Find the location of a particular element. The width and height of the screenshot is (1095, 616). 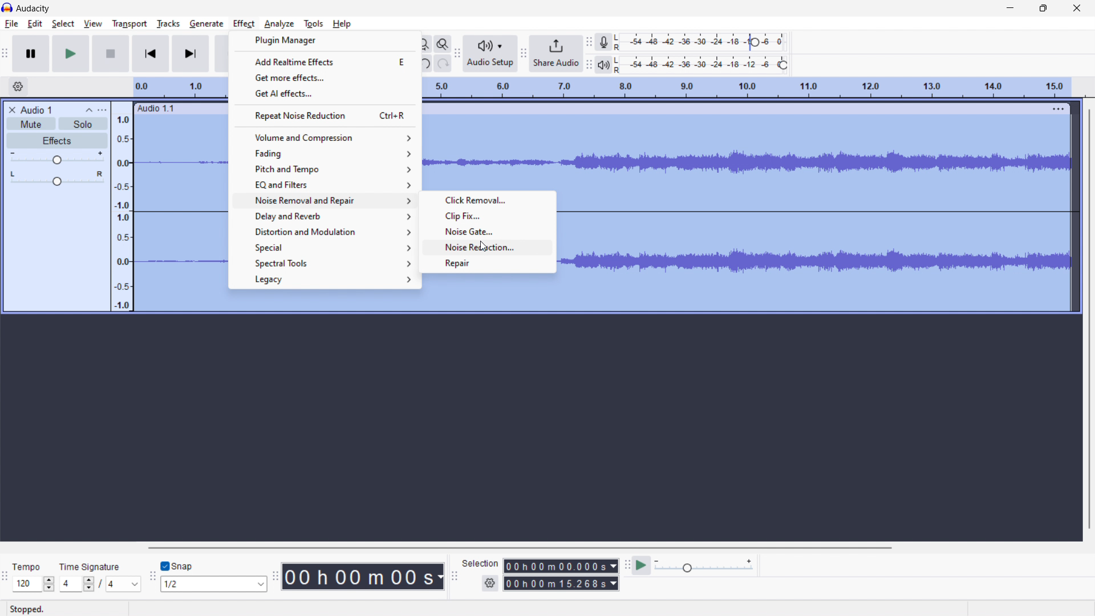

collapse is located at coordinates (88, 110).